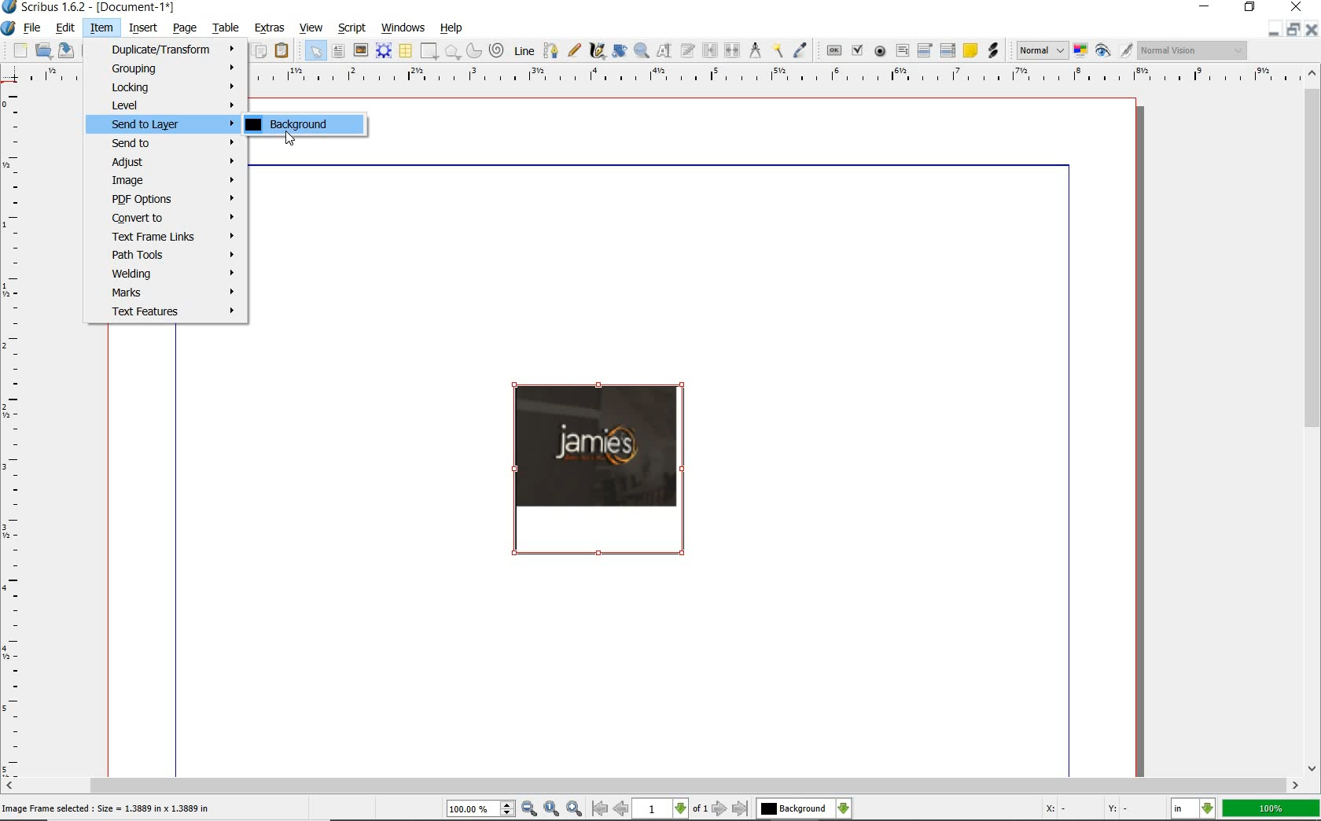  I want to click on Marks, so click(167, 293).